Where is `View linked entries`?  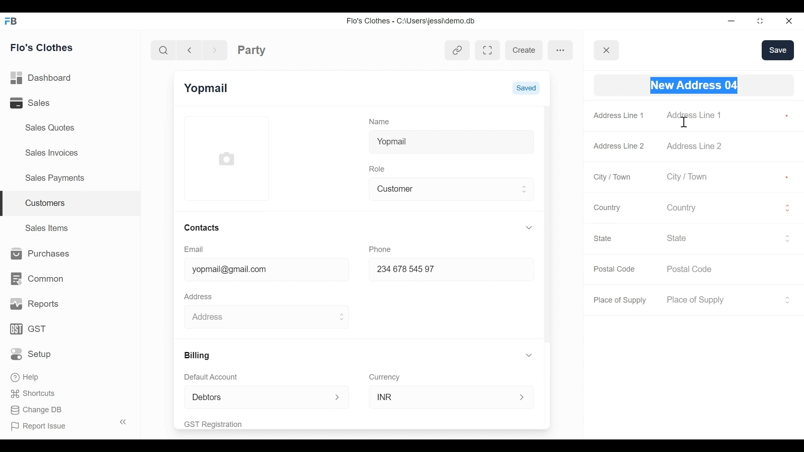
View linked entries is located at coordinates (457, 51).